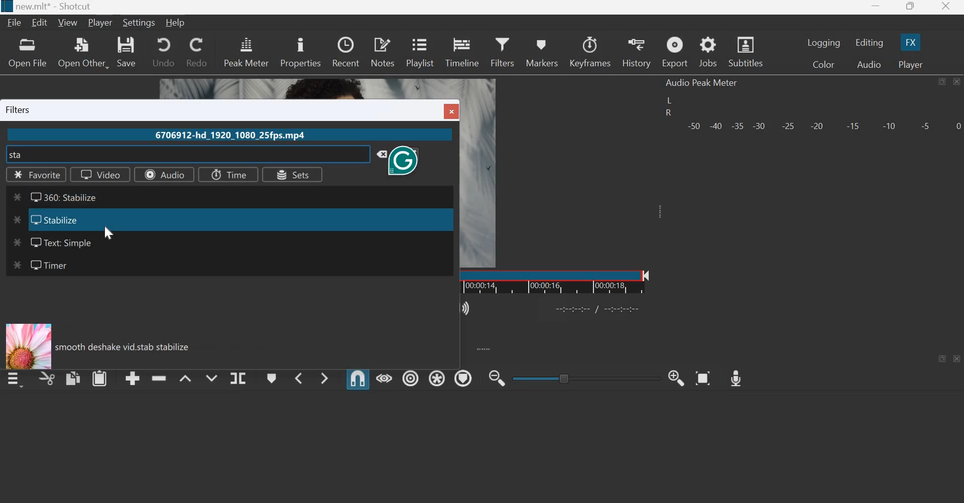 The height and width of the screenshot is (503, 964). What do you see at coordinates (14, 382) in the screenshot?
I see `timeline menu ` at bounding box center [14, 382].